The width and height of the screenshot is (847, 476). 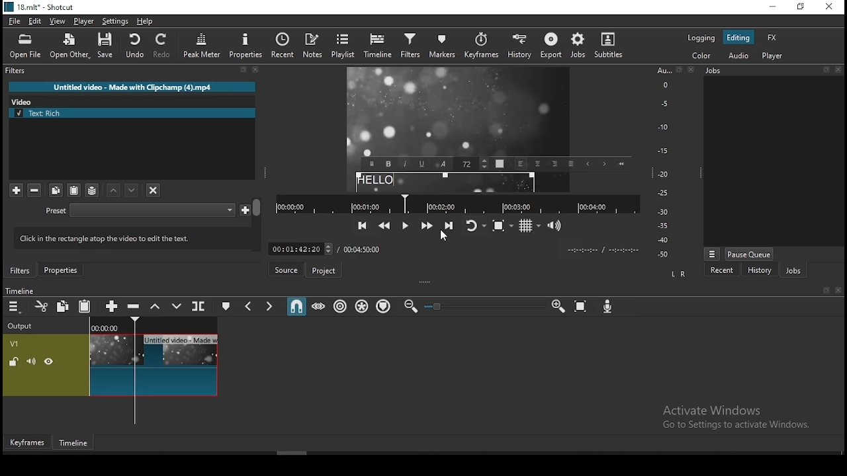 I want to click on Menu, so click(x=712, y=254).